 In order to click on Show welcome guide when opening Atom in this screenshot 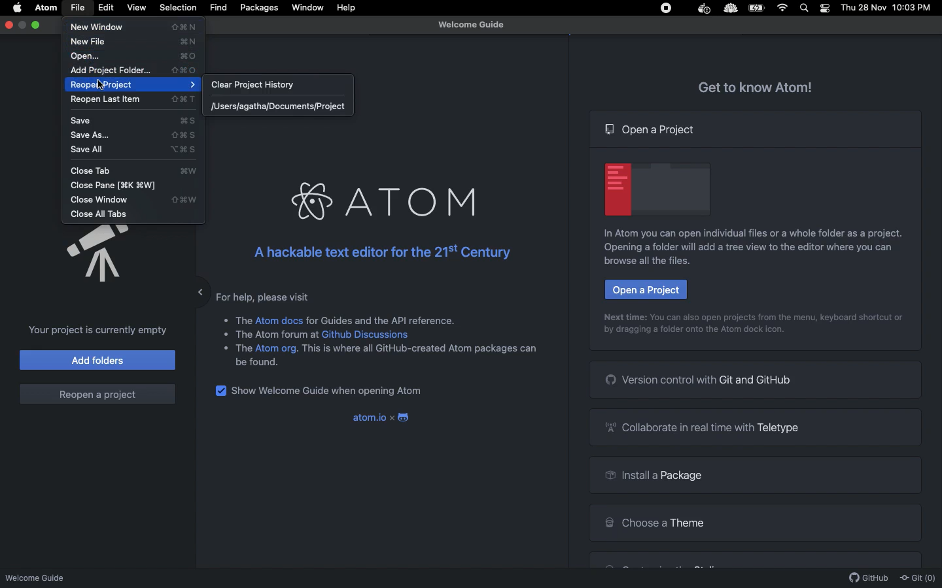, I will do `click(330, 392)`.